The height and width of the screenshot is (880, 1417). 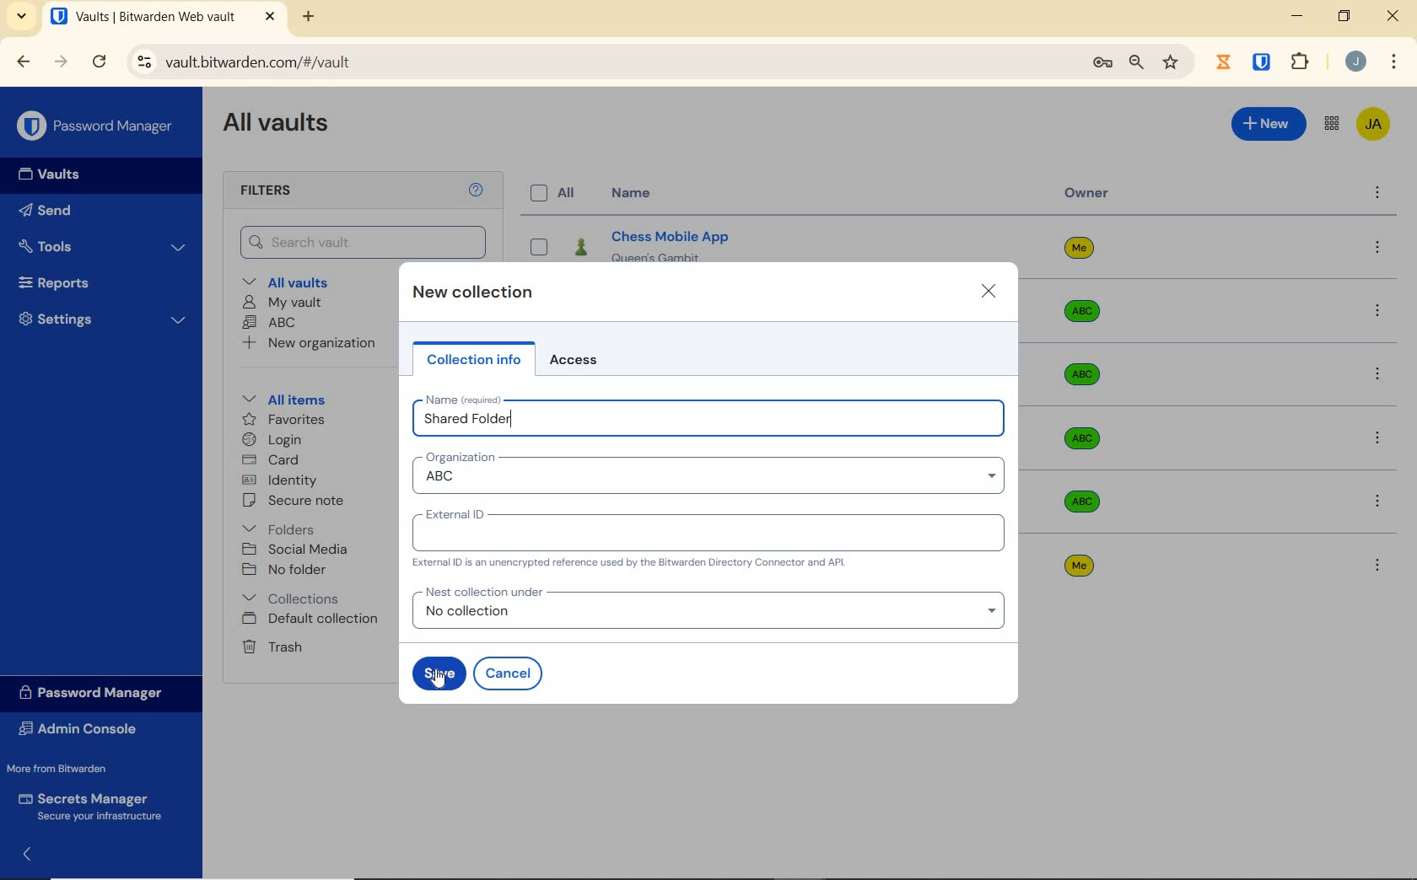 I want to click on secure note, so click(x=294, y=502).